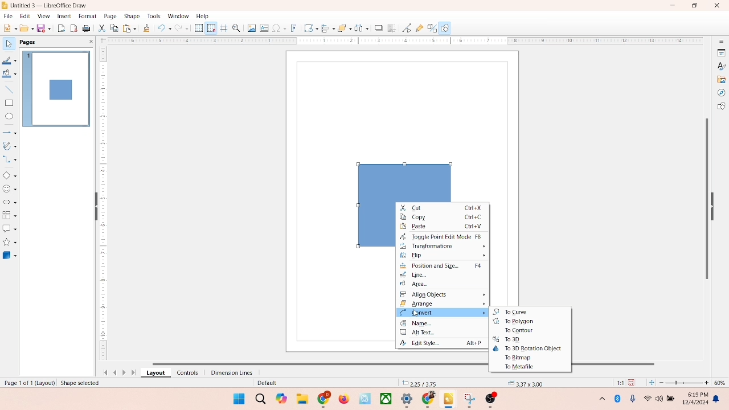 The image size is (729, 410). What do you see at coordinates (444, 255) in the screenshot?
I see `flip` at bounding box center [444, 255].